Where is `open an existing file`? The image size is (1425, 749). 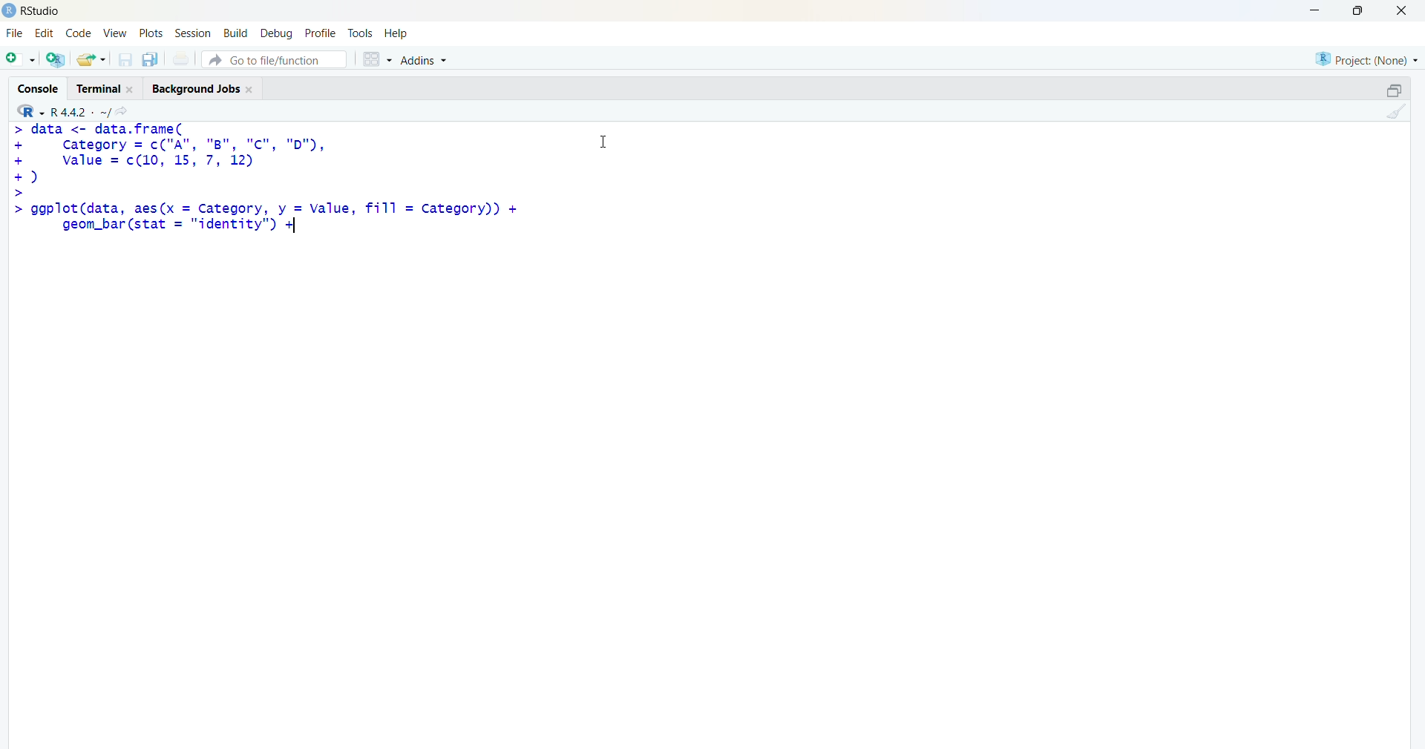 open an existing file is located at coordinates (91, 59).